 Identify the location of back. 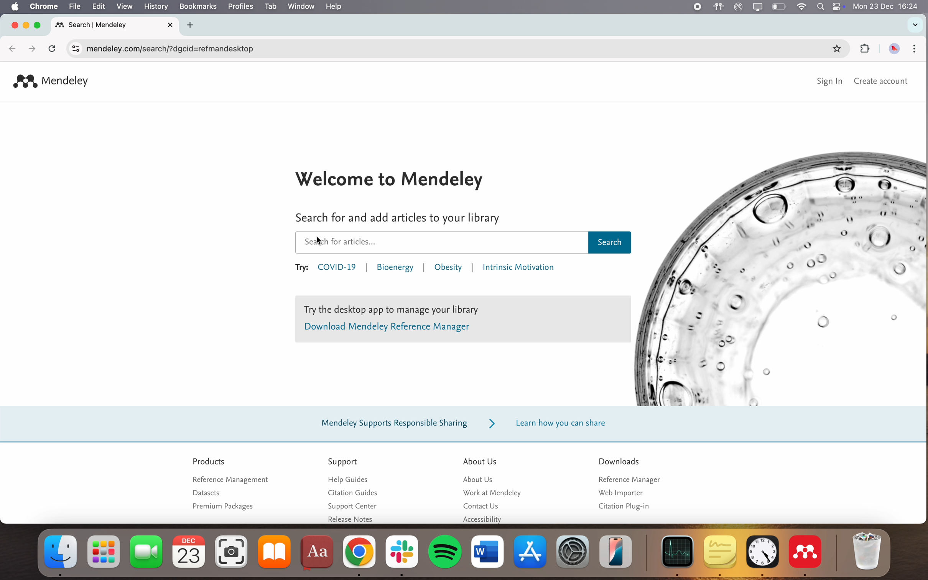
(12, 49).